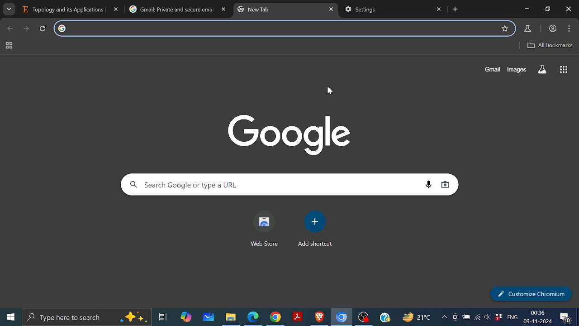  What do you see at coordinates (530, 294) in the screenshot?
I see `Customize chromium` at bounding box center [530, 294].